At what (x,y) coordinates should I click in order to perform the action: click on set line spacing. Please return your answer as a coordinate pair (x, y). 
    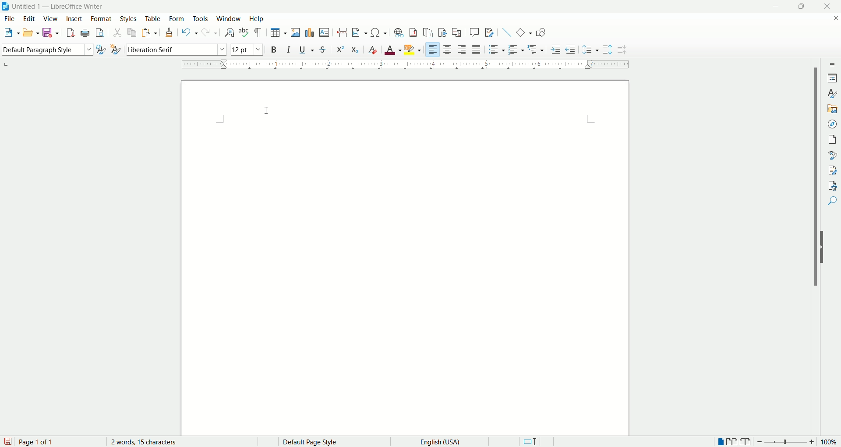
    Looking at the image, I should click on (590, 49).